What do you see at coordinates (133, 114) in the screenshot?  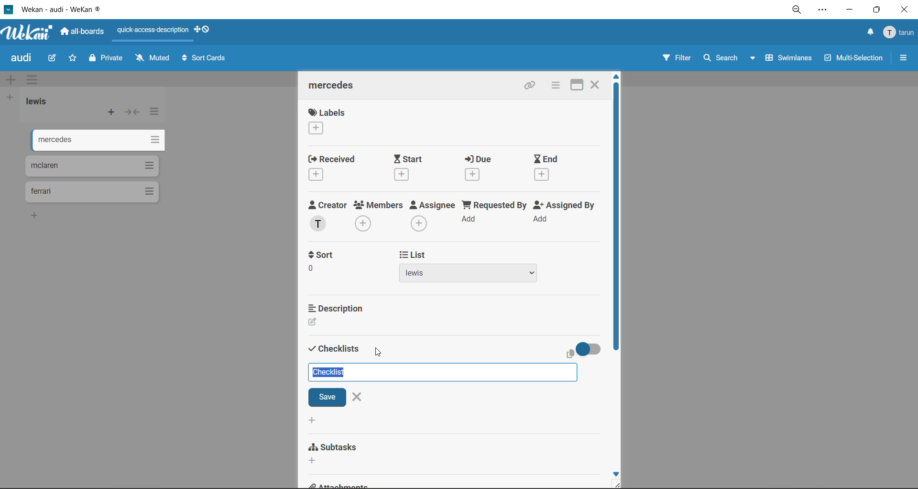 I see `collapse` at bounding box center [133, 114].